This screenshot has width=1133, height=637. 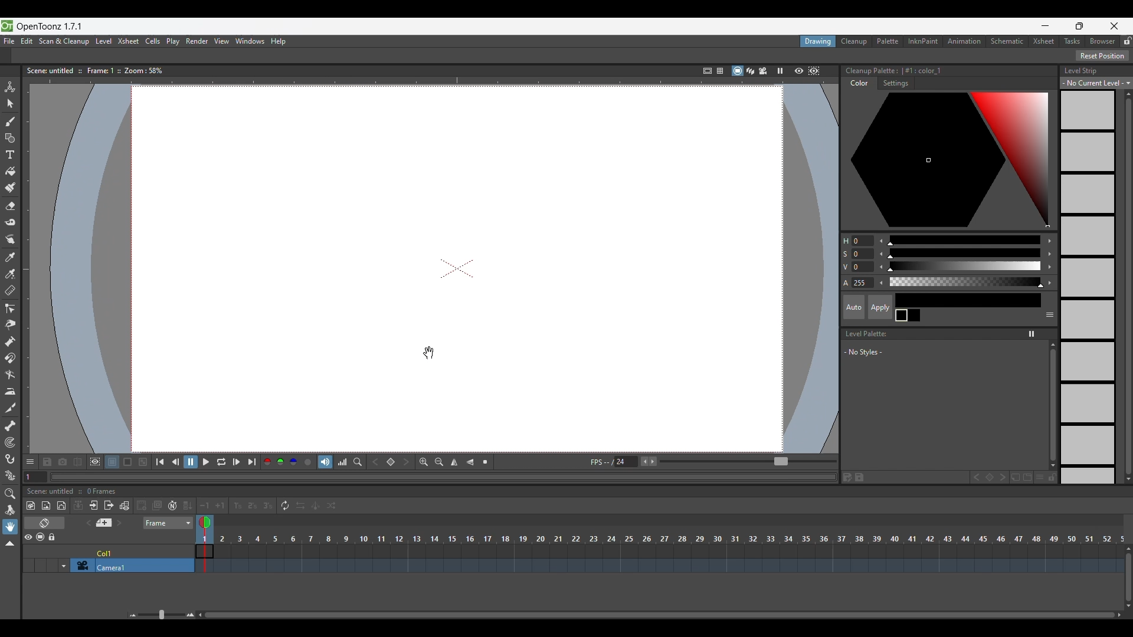 What do you see at coordinates (160, 462) in the screenshot?
I see `First frame` at bounding box center [160, 462].